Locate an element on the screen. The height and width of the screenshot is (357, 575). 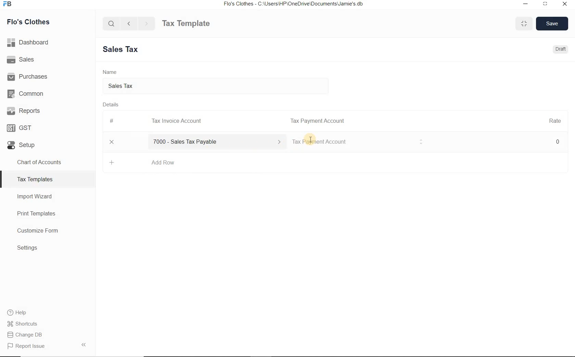
Minimize is located at coordinates (526, 4).